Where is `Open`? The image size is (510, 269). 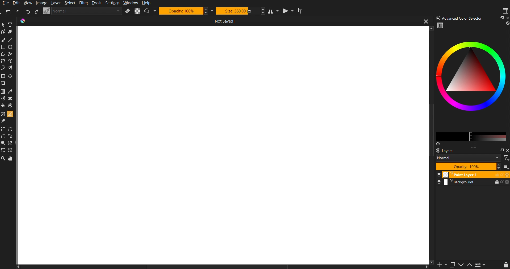 Open is located at coordinates (9, 12).